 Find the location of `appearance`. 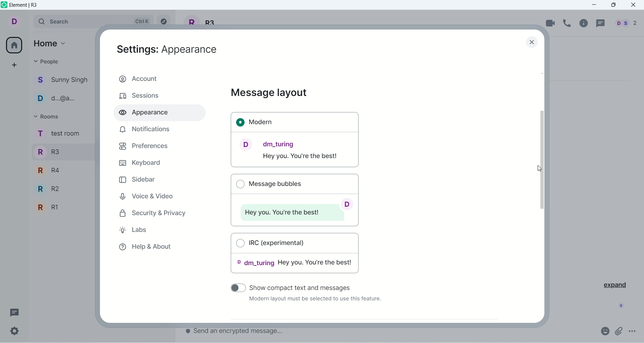

appearance is located at coordinates (167, 49).